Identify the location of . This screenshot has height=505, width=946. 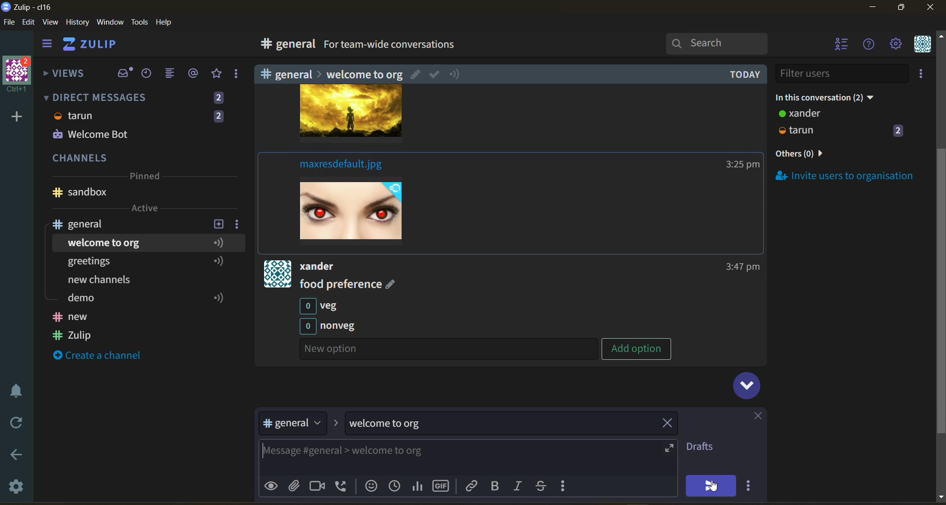
(331, 275).